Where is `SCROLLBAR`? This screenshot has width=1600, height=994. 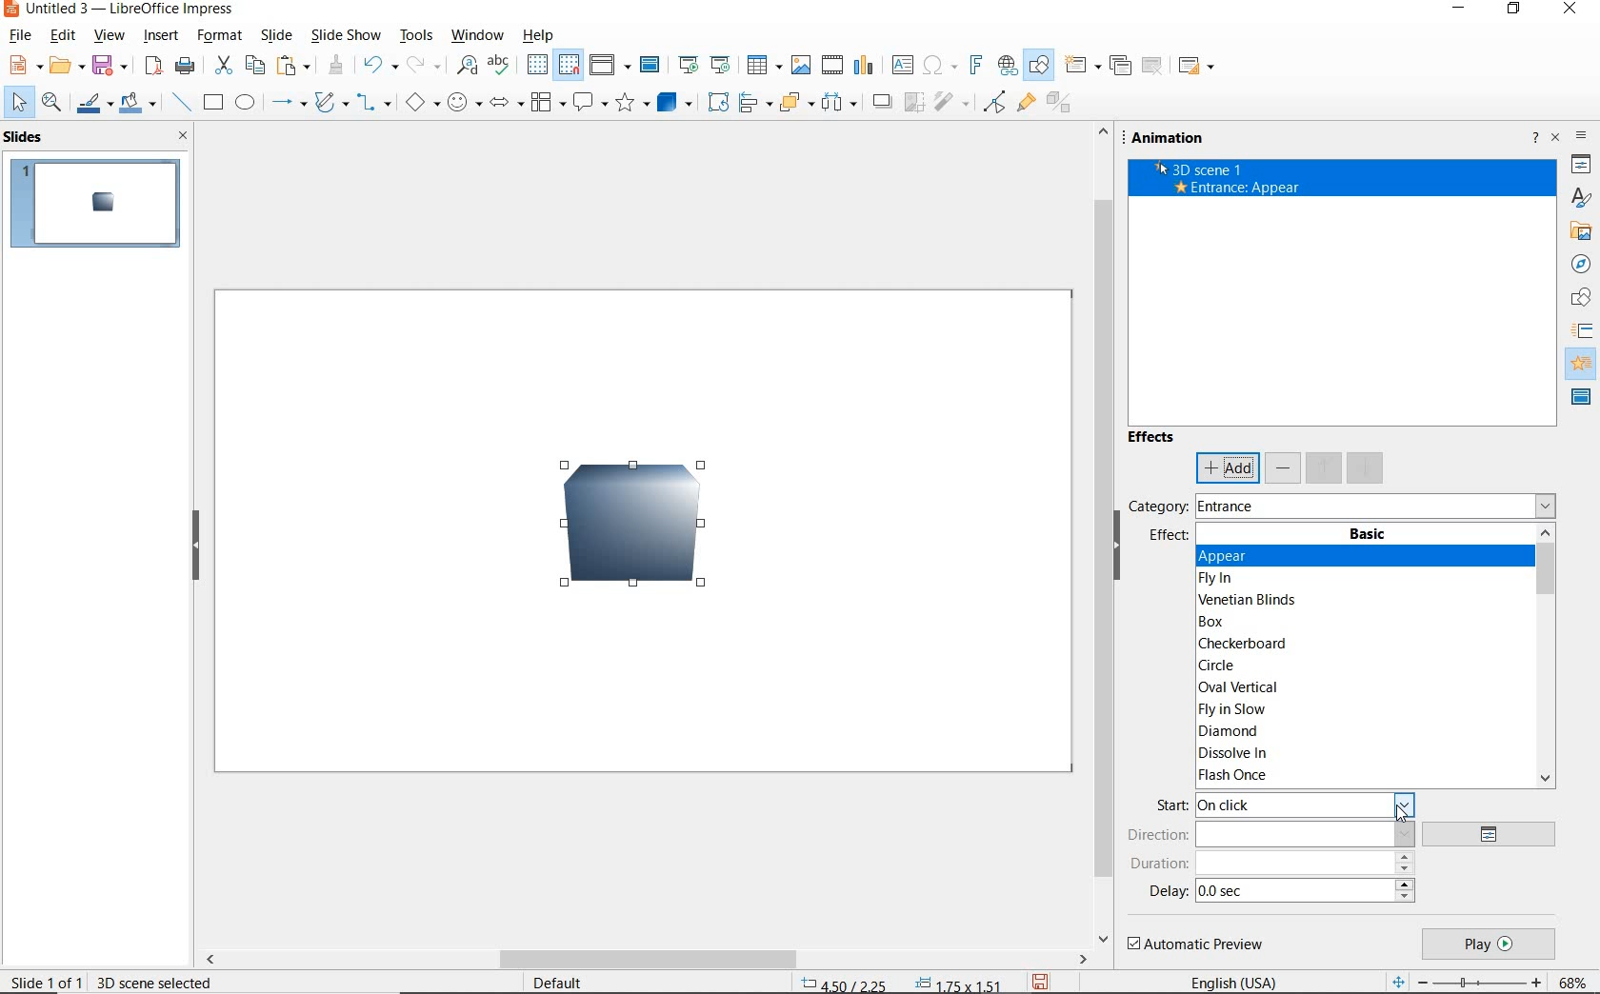
SCROLLBAR is located at coordinates (1101, 535).